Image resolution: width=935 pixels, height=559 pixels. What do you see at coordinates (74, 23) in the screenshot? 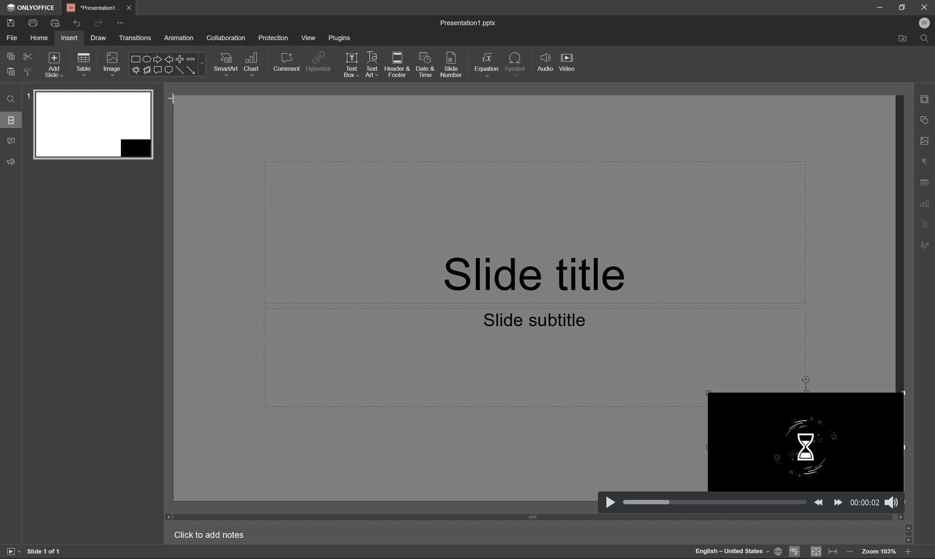
I see `undo` at bounding box center [74, 23].